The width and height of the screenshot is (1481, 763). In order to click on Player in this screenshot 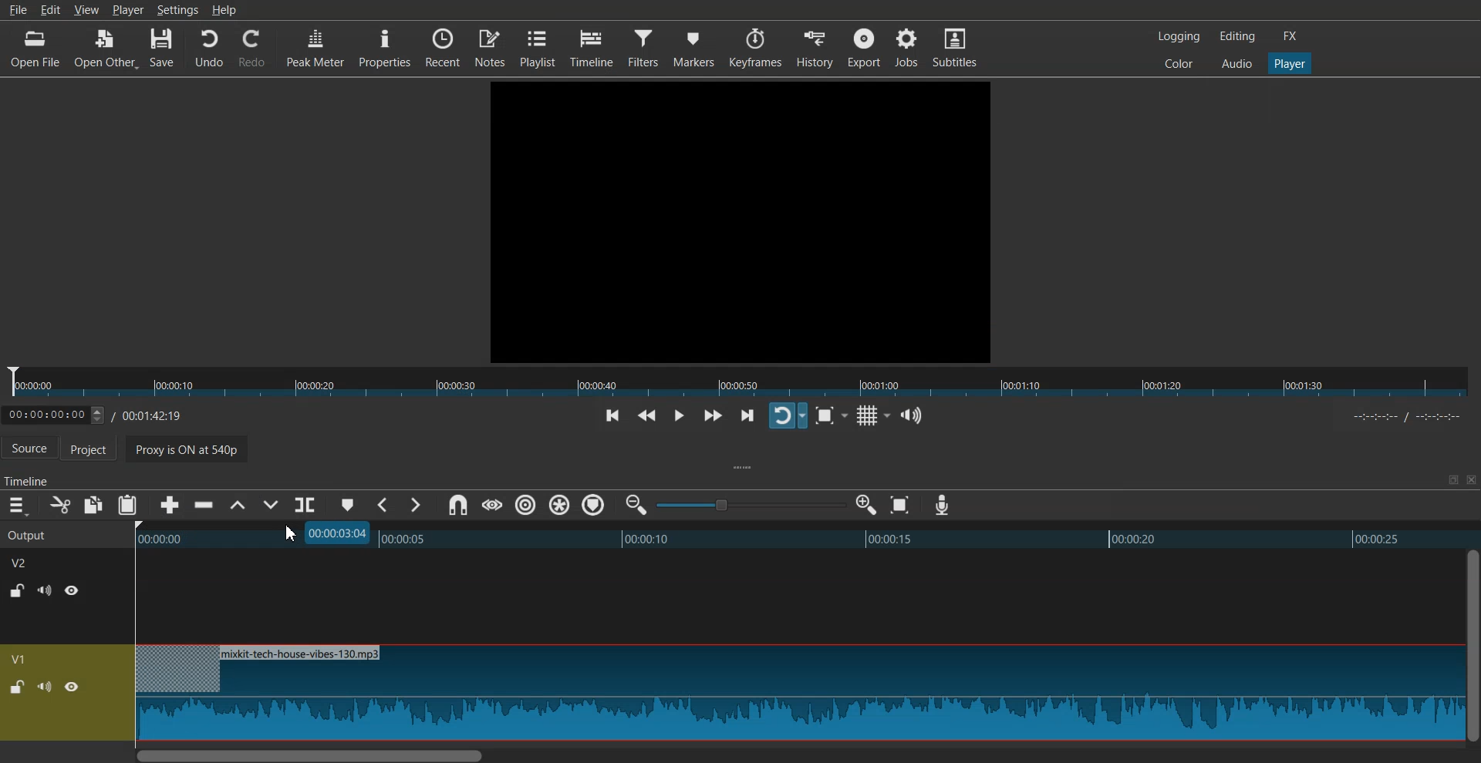, I will do `click(1290, 64)`.